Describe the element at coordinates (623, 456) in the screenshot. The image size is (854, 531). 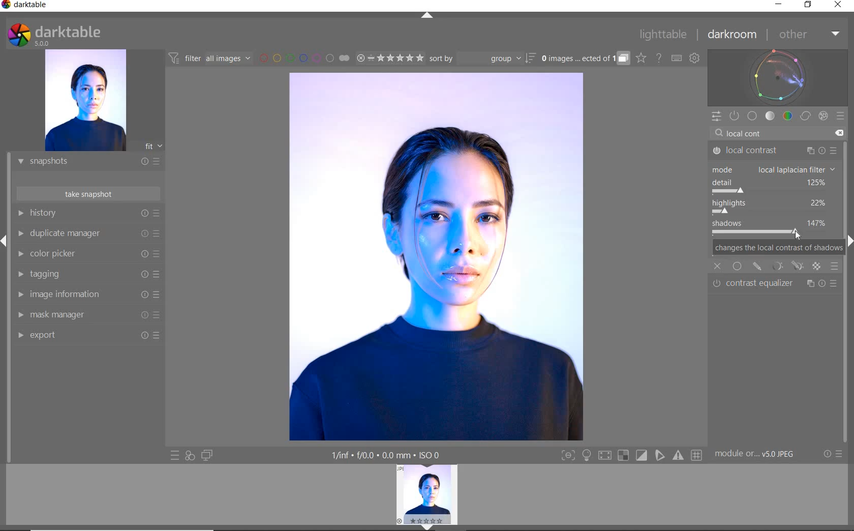
I see `Button` at that location.